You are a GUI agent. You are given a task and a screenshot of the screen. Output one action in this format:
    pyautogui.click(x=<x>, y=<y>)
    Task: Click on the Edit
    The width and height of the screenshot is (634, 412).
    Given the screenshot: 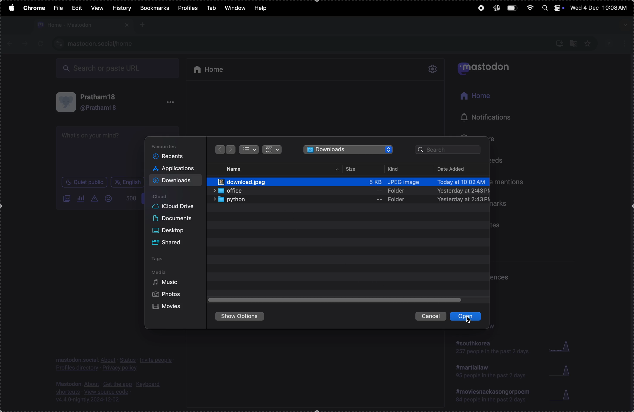 What is the action you would take?
    pyautogui.click(x=78, y=7)
    